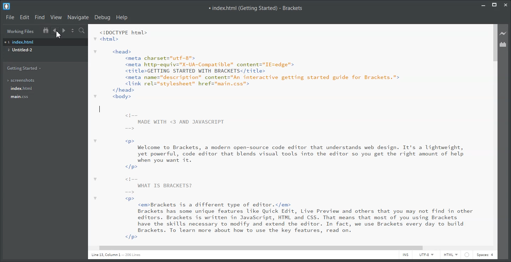 Image resolution: width=511 pixels, height=262 pixels. Describe the element at coordinates (82, 31) in the screenshot. I see `Find in Files` at that location.